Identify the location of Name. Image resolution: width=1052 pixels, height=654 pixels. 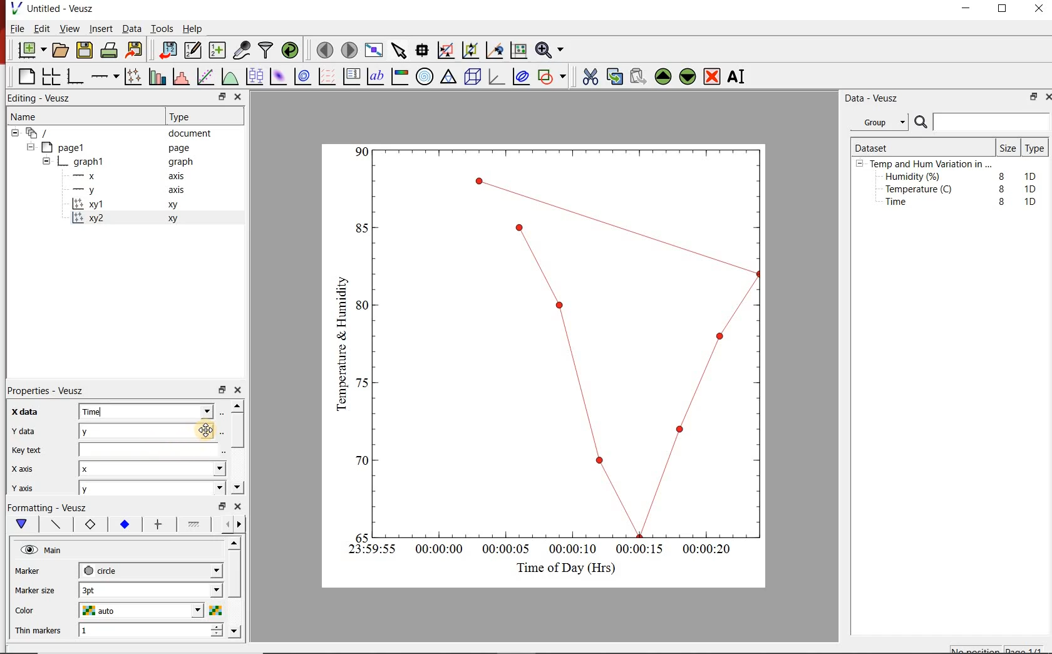
(35, 118).